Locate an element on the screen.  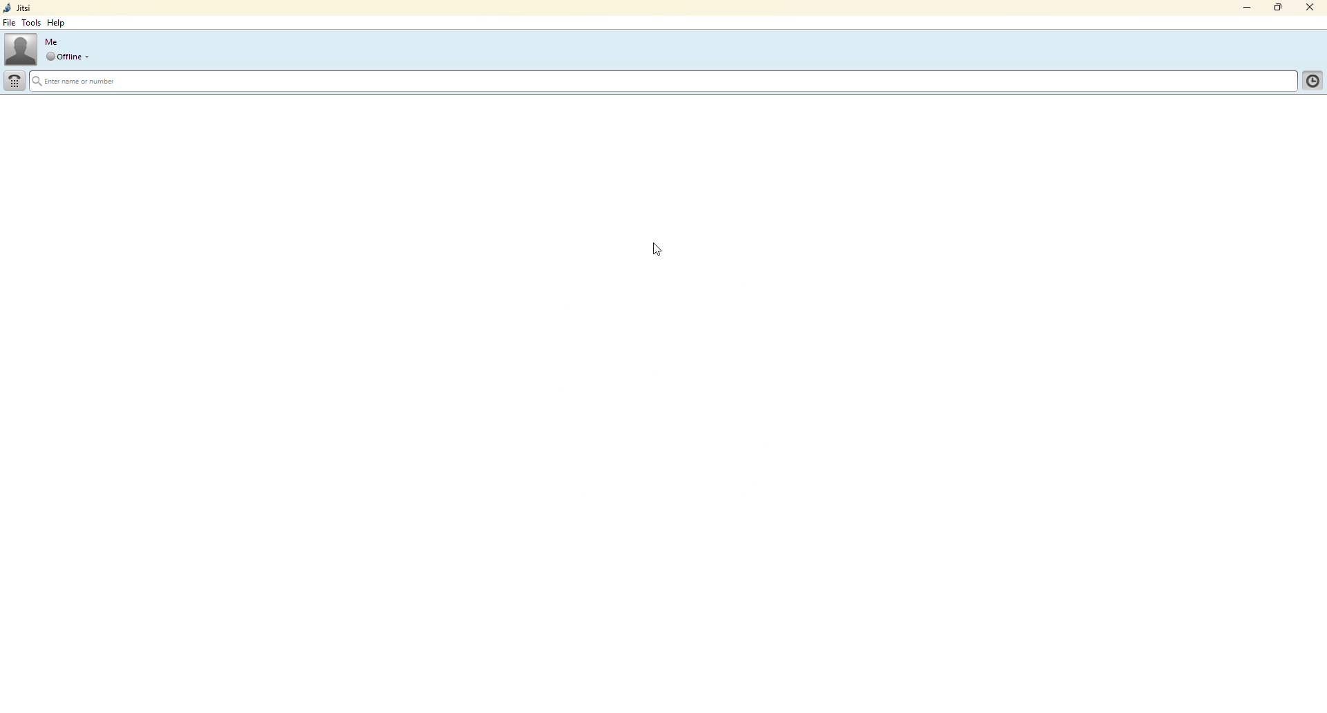
cursor is located at coordinates (666, 254).